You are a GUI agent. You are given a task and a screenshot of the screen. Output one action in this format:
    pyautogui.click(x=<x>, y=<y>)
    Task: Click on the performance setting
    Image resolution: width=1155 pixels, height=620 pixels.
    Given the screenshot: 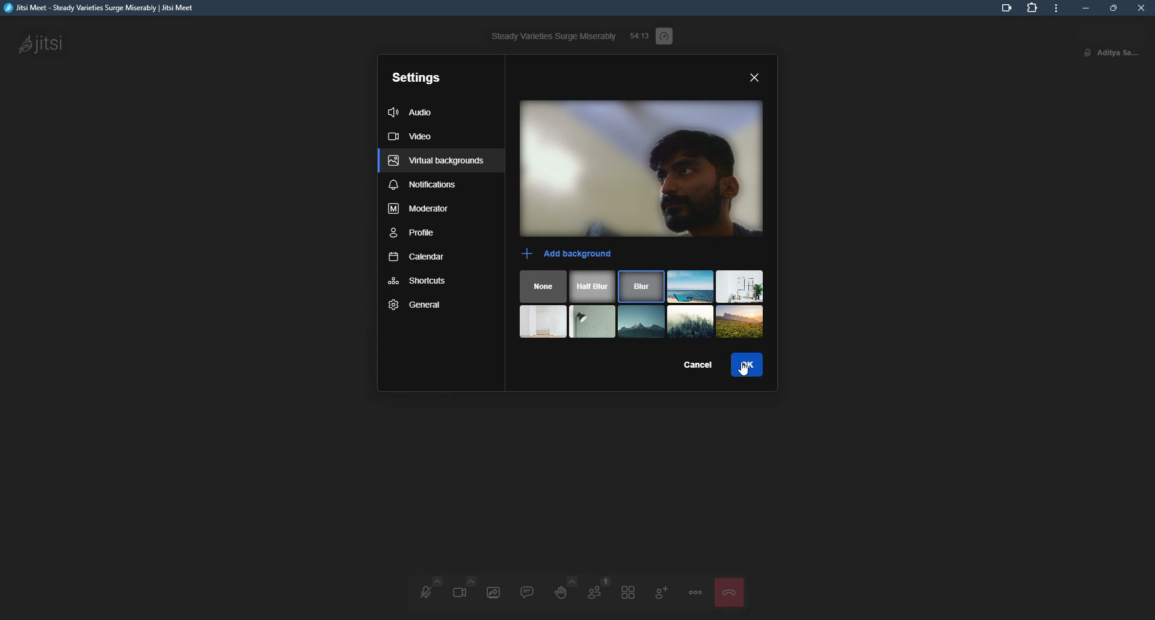 What is the action you would take?
    pyautogui.click(x=665, y=37)
    